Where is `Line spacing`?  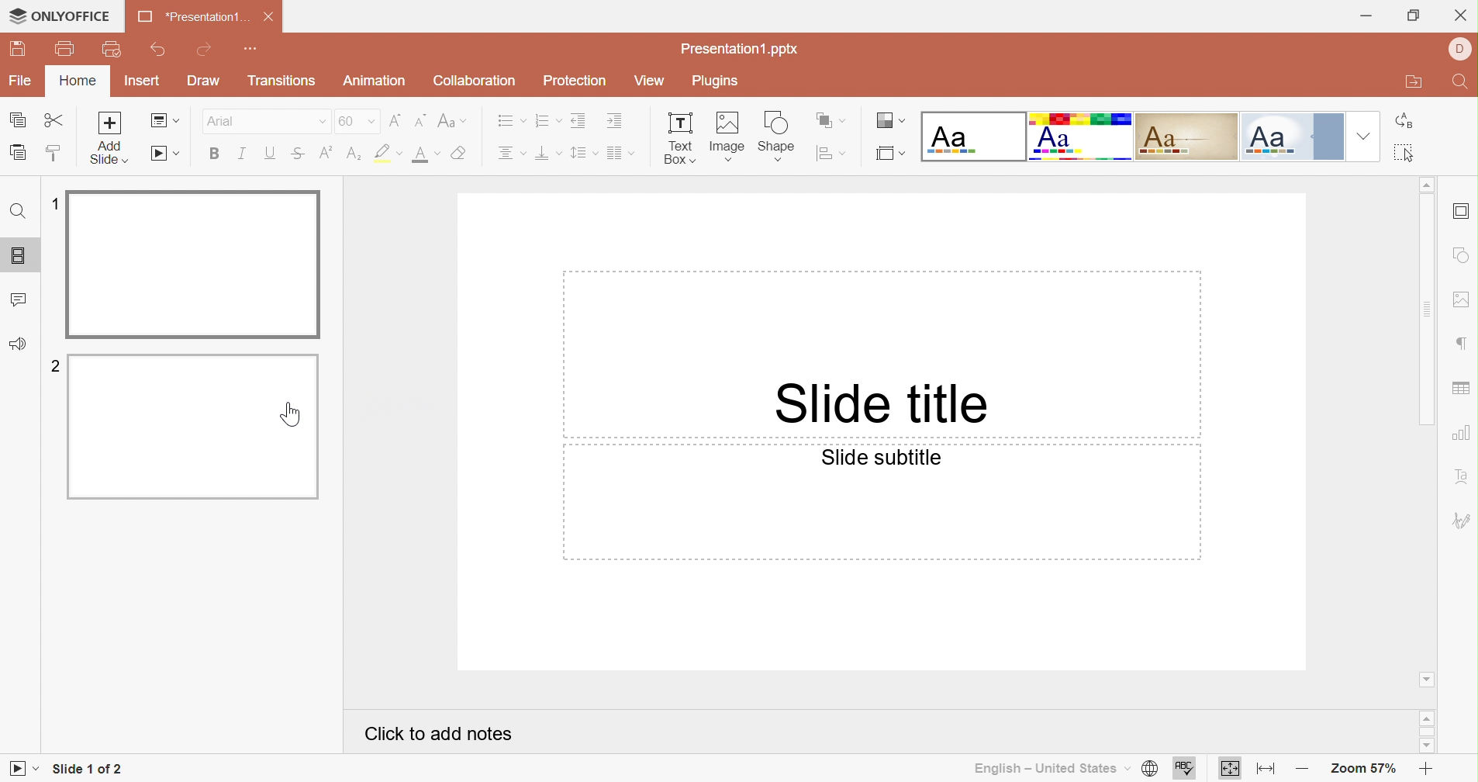
Line spacing is located at coordinates (585, 153).